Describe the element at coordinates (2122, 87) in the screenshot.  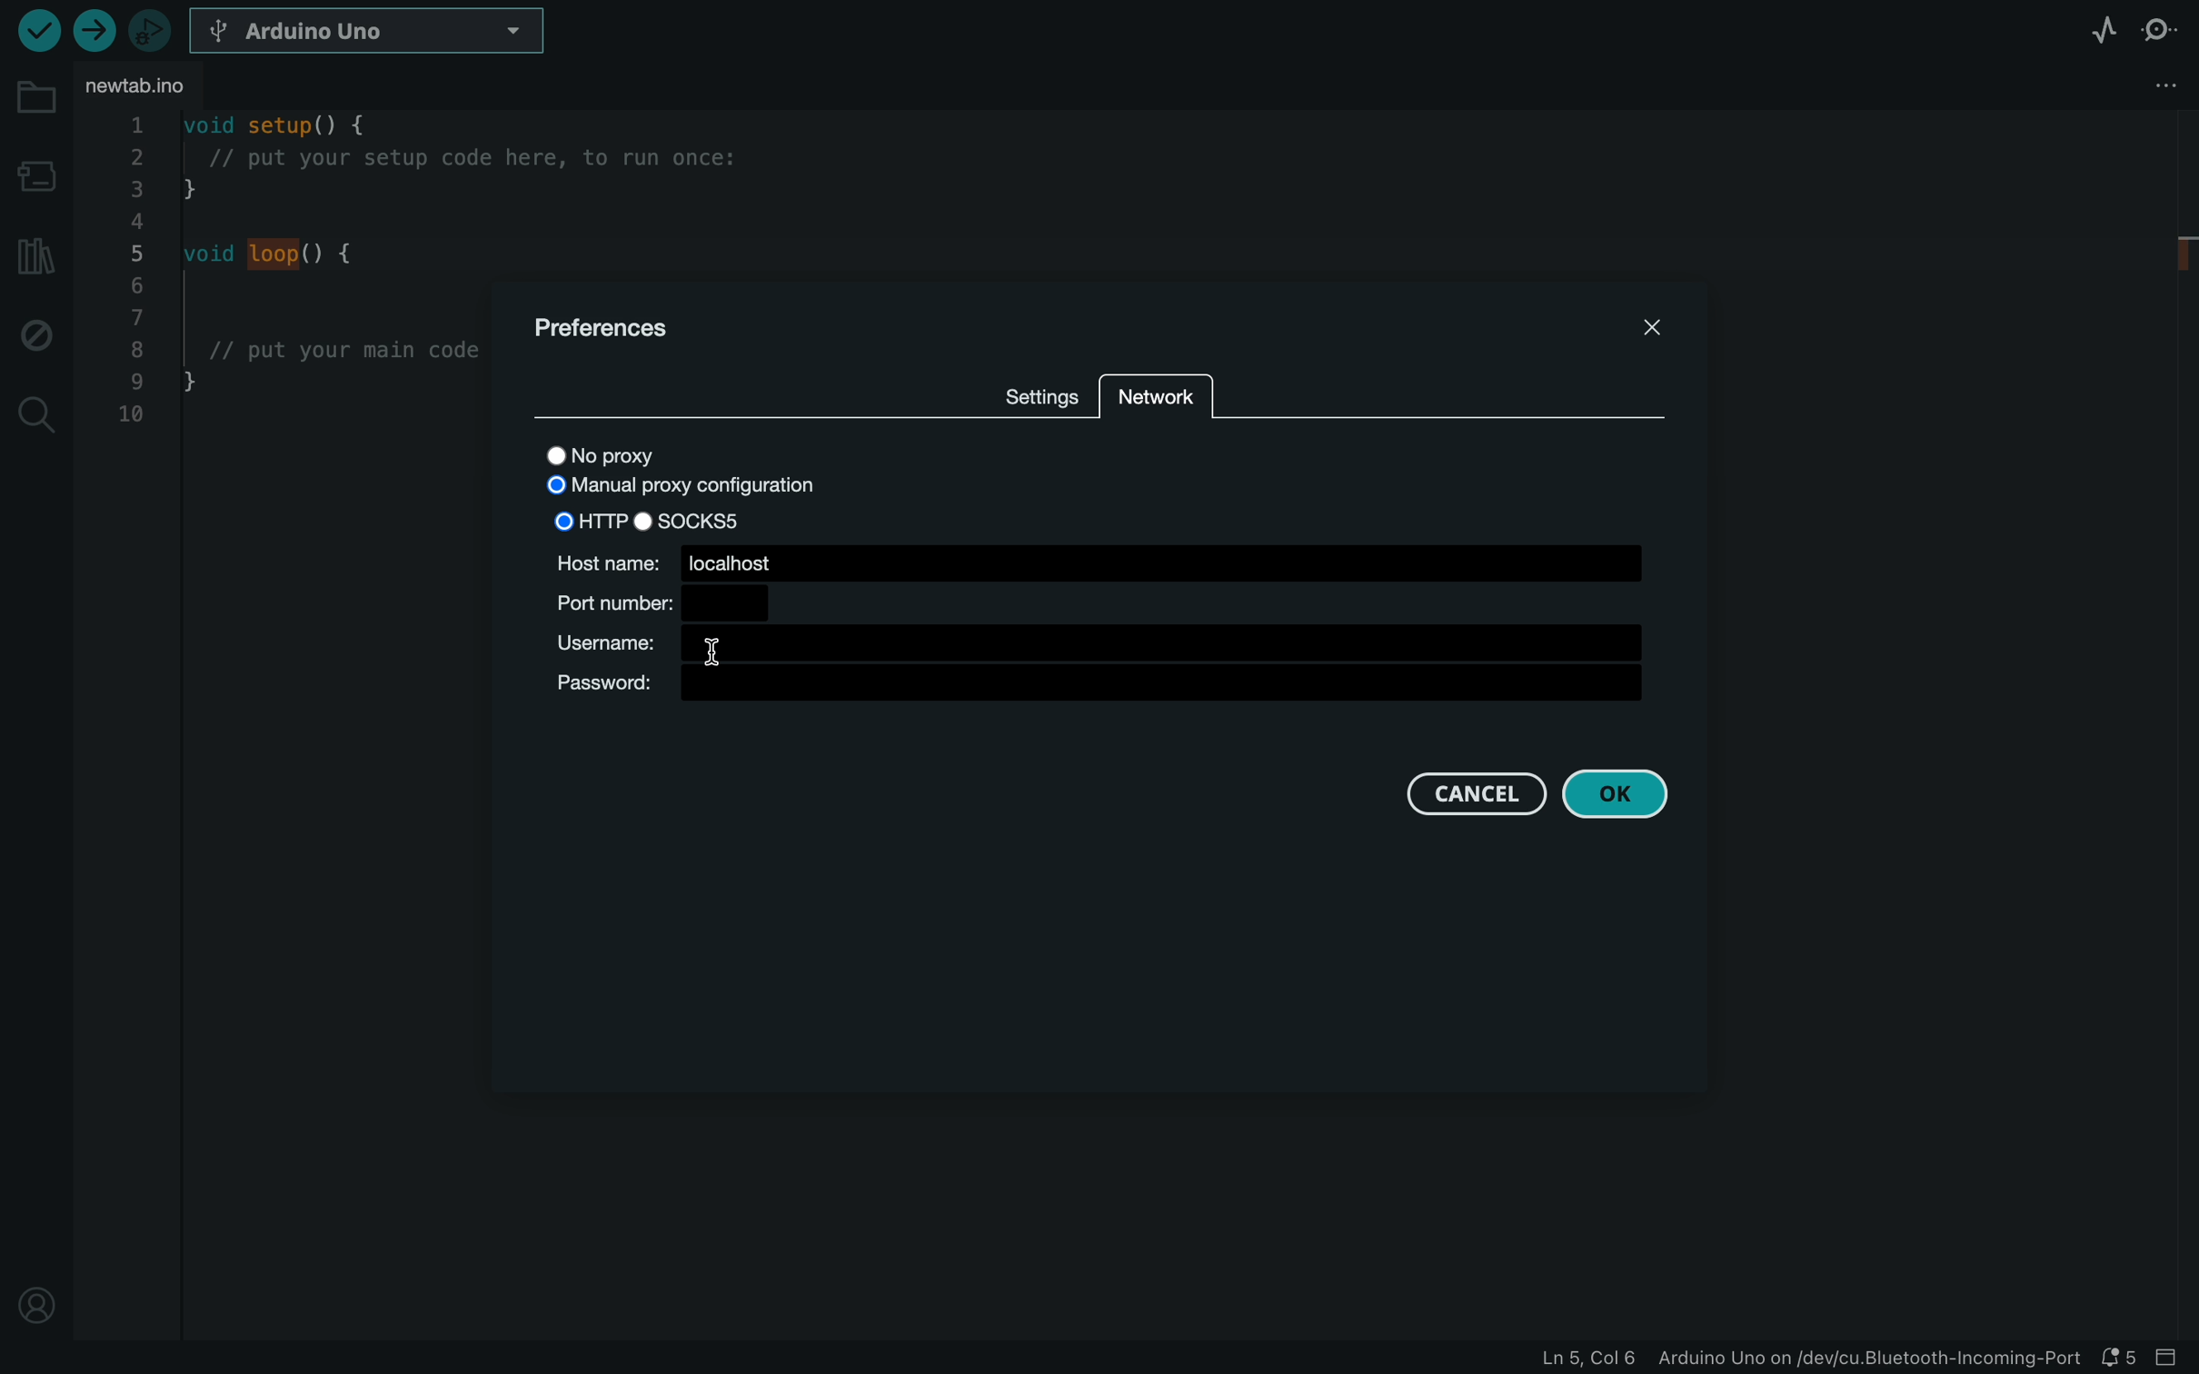
I see `file setting` at that location.